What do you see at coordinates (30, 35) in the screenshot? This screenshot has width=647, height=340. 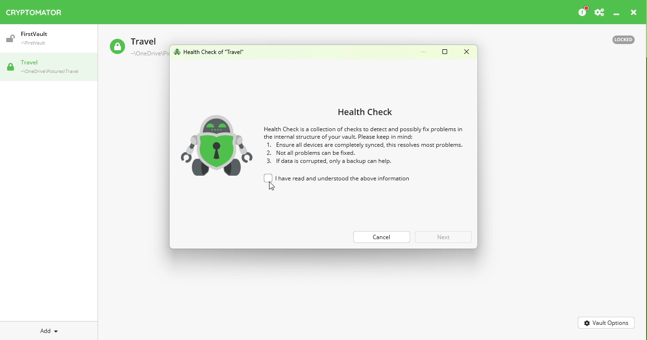 I see `Vault` at bounding box center [30, 35].